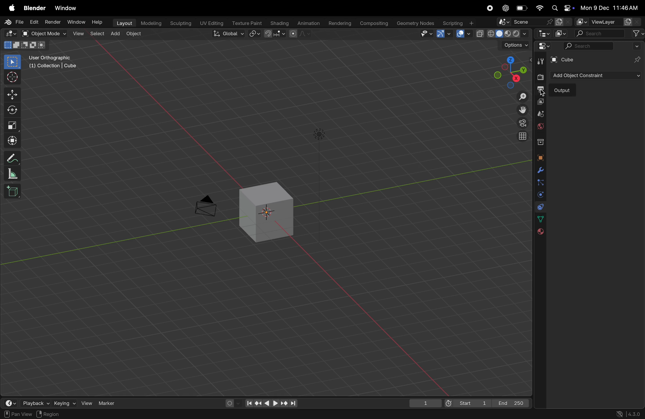 The image size is (645, 419). I want to click on search, so click(600, 34).